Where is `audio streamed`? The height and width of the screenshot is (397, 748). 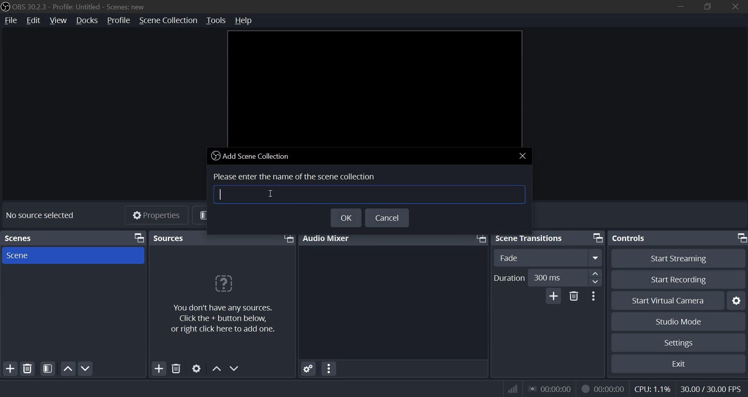 audio streamed is located at coordinates (549, 388).